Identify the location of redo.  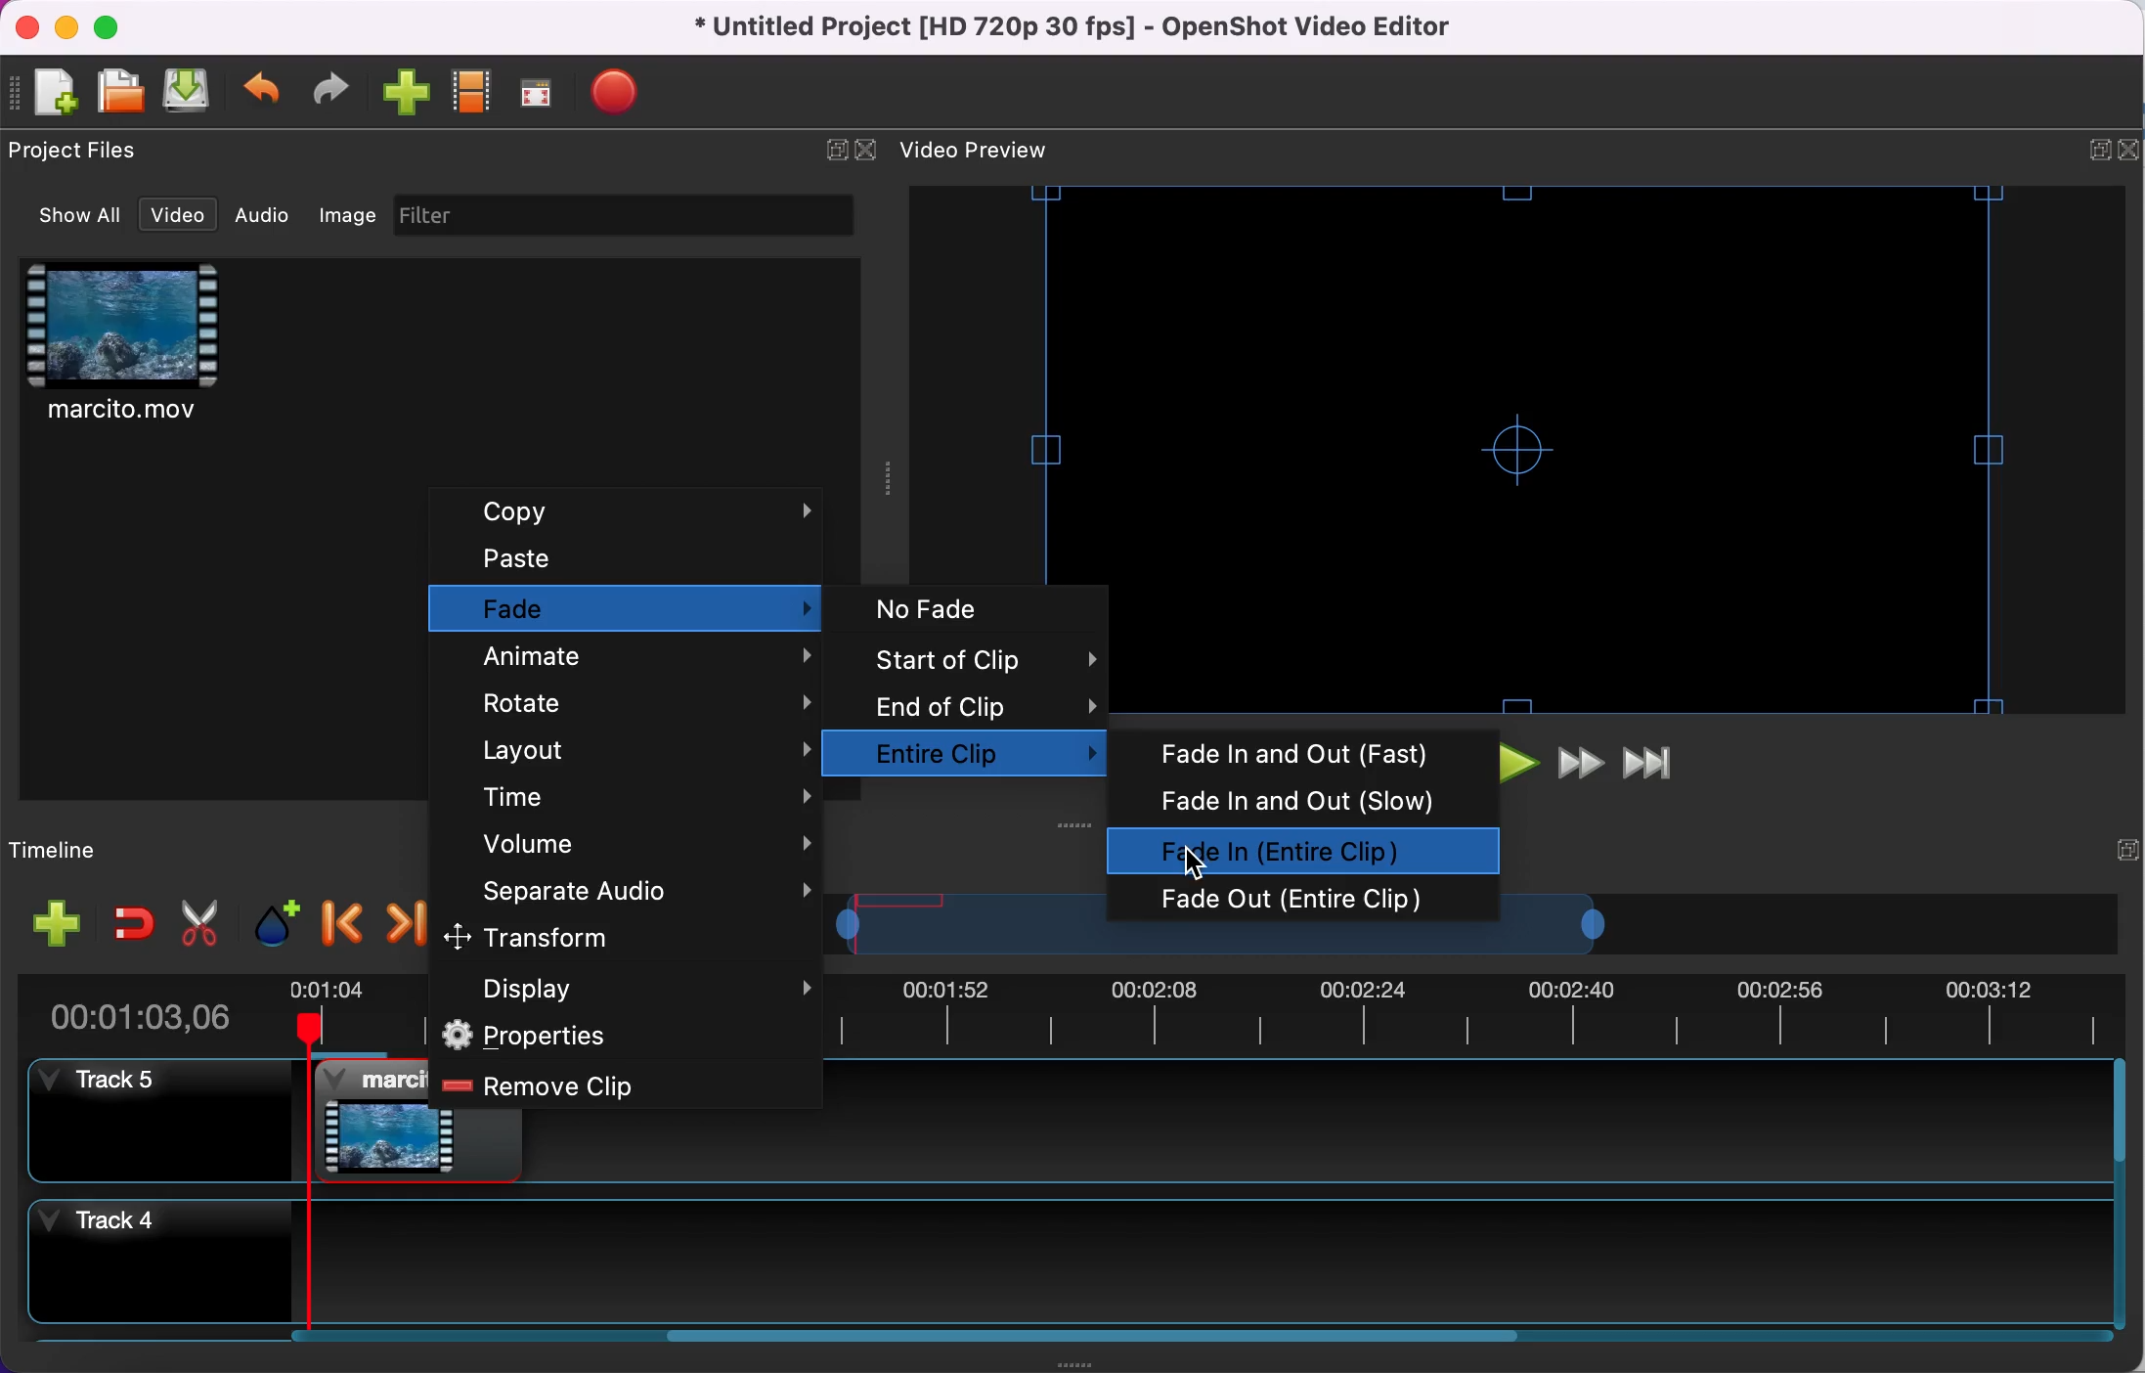
(328, 90).